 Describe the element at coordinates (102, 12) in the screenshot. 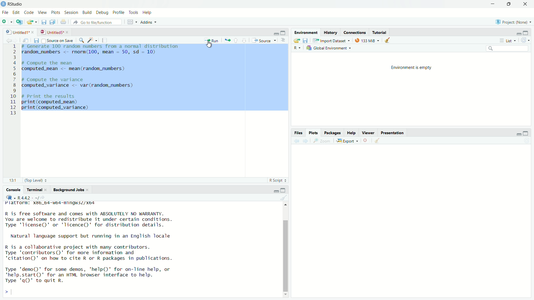

I see `debug` at that location.